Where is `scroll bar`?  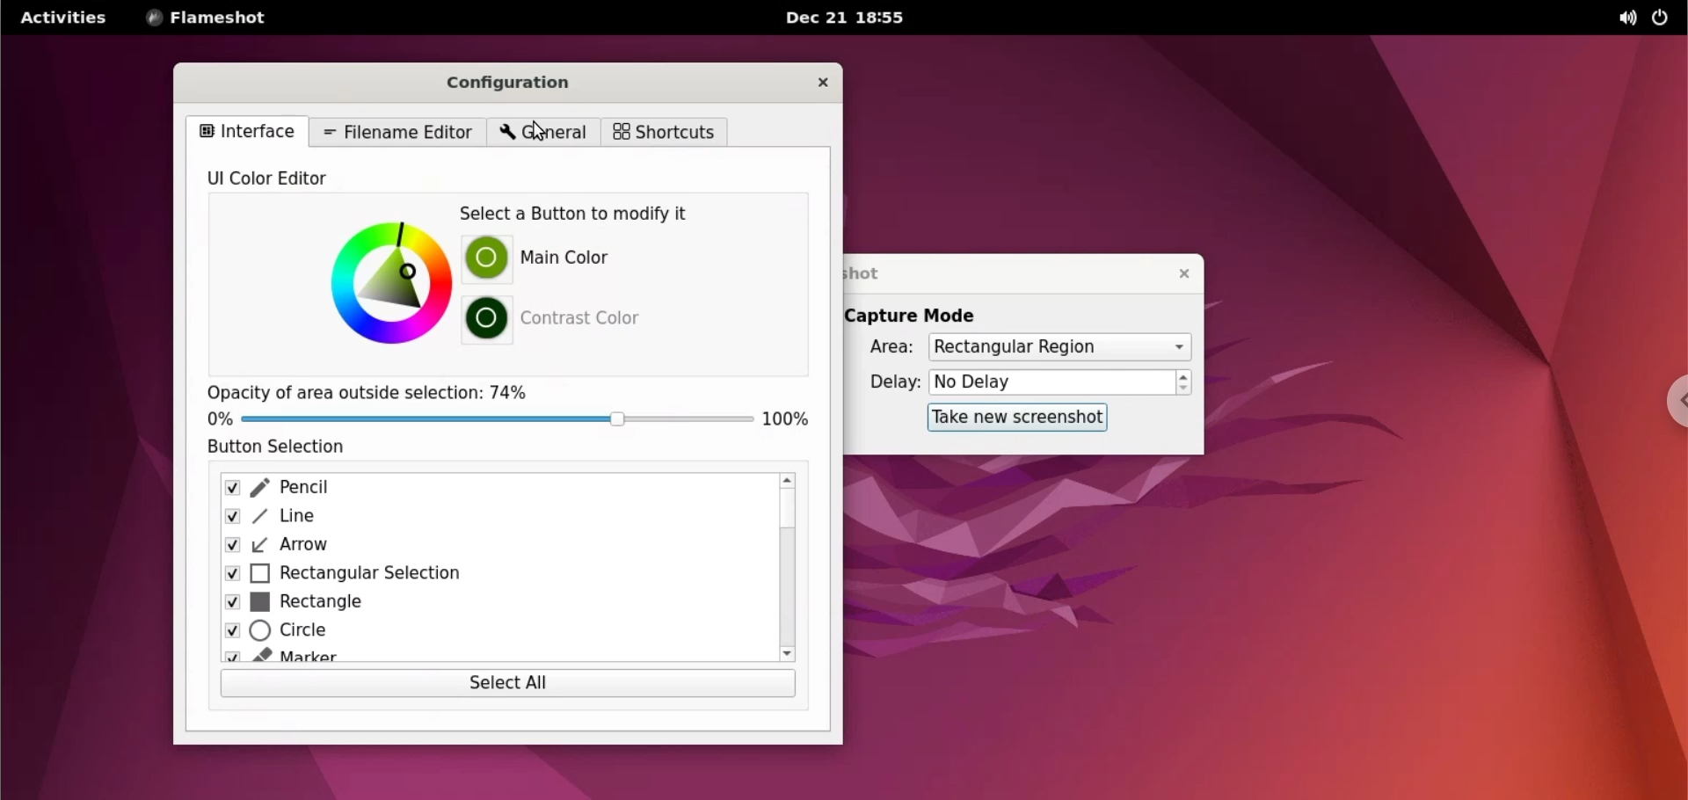
scroll bar is located at coordinates (788, 568).